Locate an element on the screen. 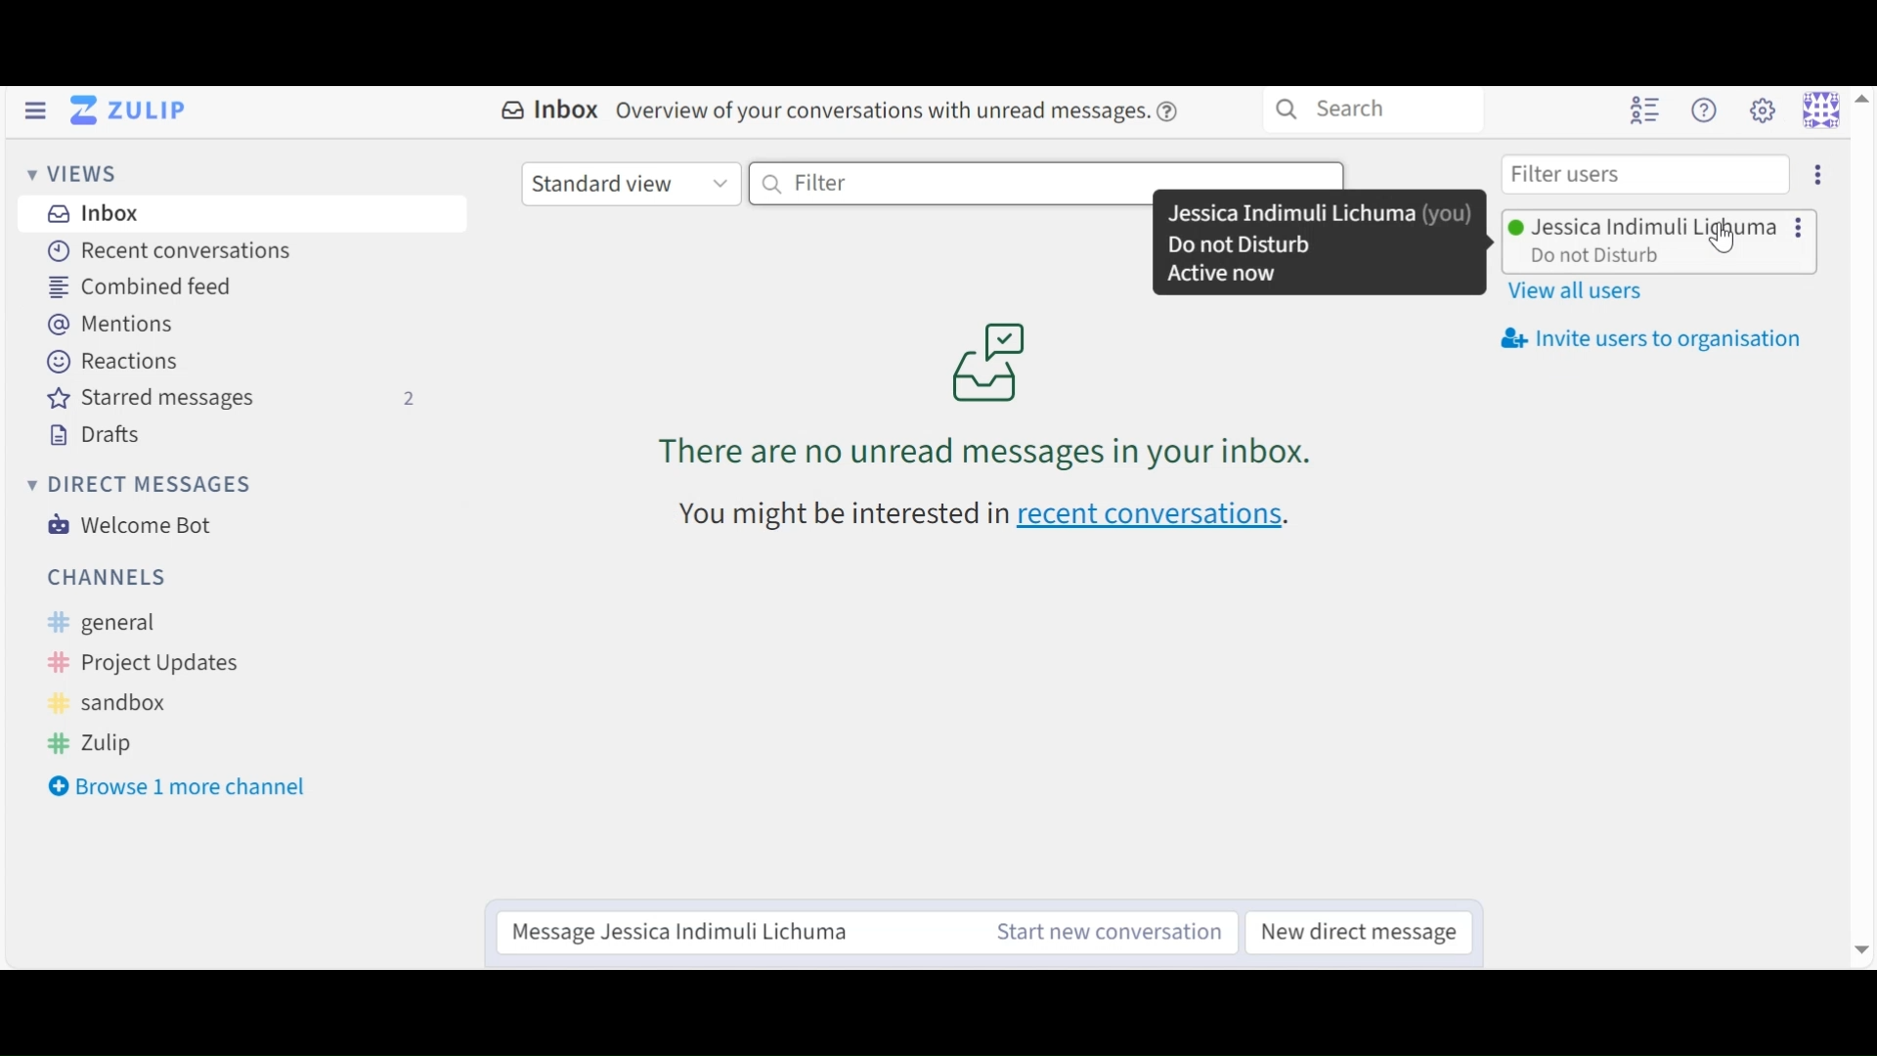 This screenshot has height=1056, width=1877. Personal menu is located at coordinates (1837, 108).